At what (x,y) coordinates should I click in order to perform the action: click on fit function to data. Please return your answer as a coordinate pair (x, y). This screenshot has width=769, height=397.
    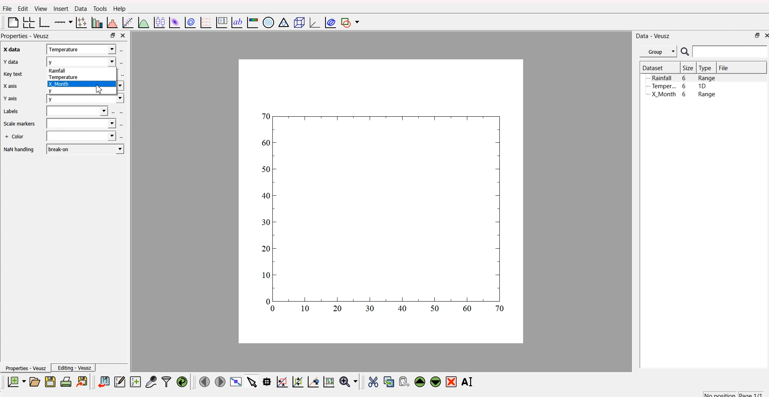
    Looking at the image, I should click on (128, 23).